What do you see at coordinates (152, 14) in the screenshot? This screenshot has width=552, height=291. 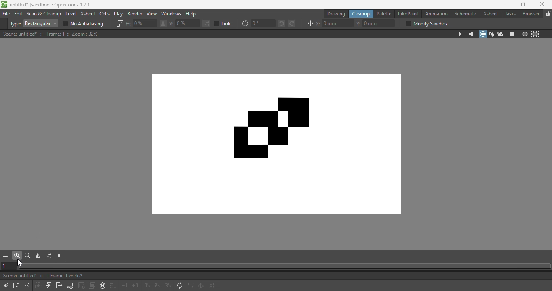 I see `View` at bounding box center [152, 14].